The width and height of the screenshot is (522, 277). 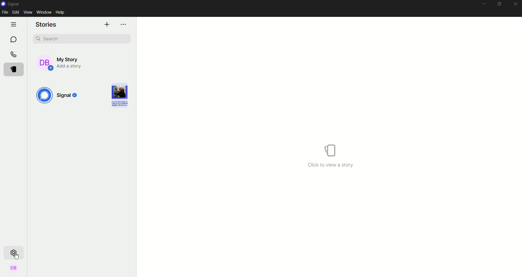 What do you see at coordinates (106, 24) in the screenshot?
I see `add` at bounding box center [106, 24].